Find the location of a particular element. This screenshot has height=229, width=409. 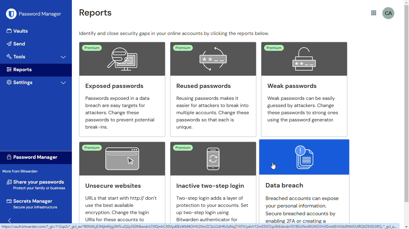

toggle hide/show is located at coordinates (11, 220).